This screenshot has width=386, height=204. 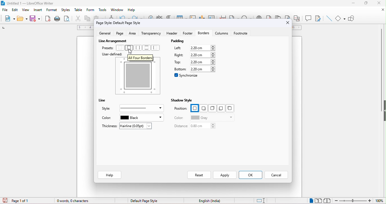 What do you see at coordinates (310, 200) in the screenshot?
I see `single page view` at bounding box center [310, 200].